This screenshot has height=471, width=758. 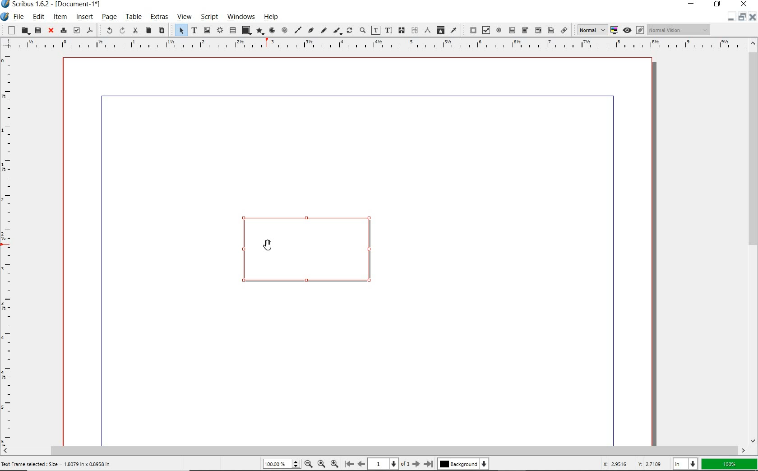 I want to click on pdf list box, so click(x=550, y=30).